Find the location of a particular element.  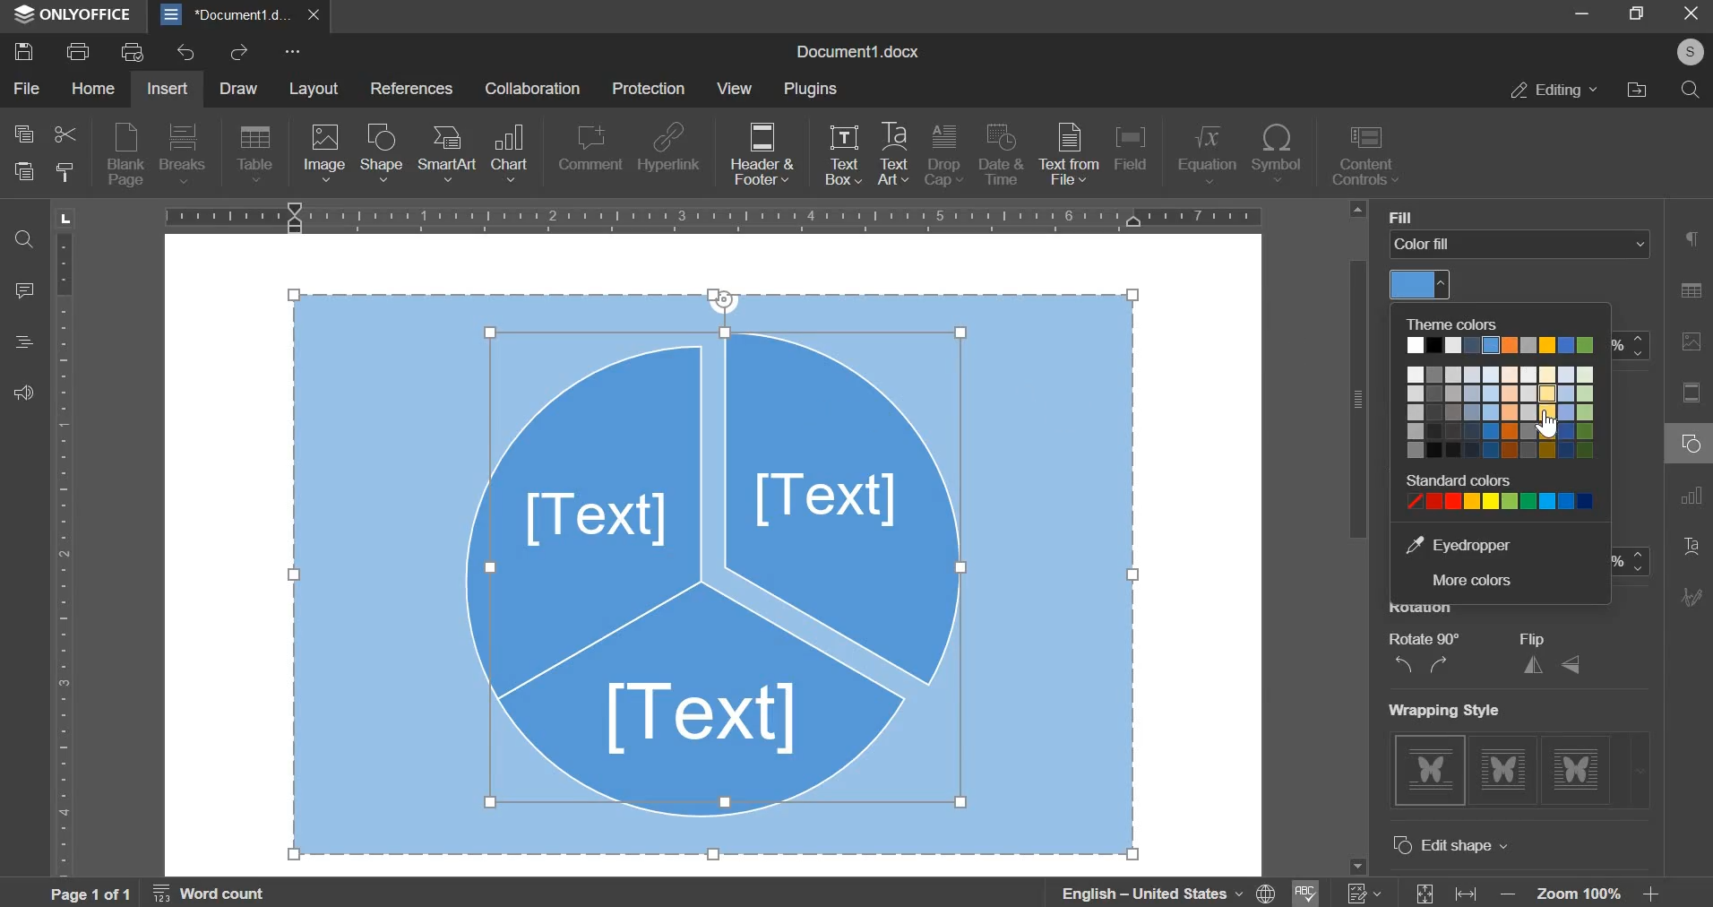

smartart is located at coordinates (448, 152).